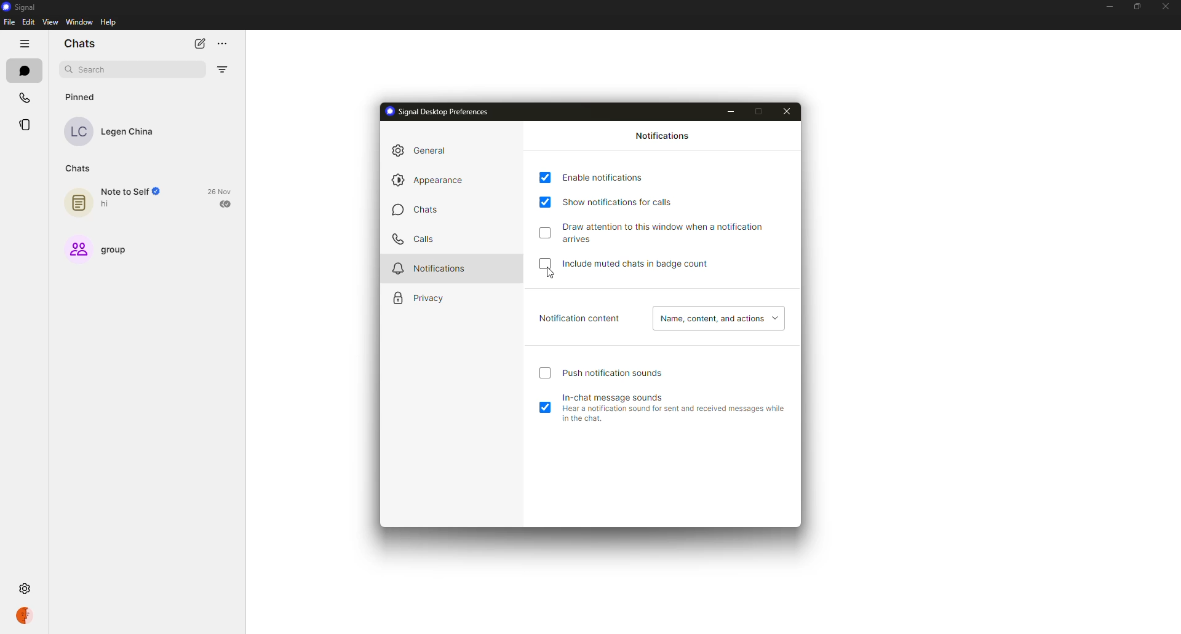 The height and width of the screenshot is (634, 1181). What do you see at coordinates (544, 263) in the screenshot?
I see `click to enable` at bounding box center [544, 263].